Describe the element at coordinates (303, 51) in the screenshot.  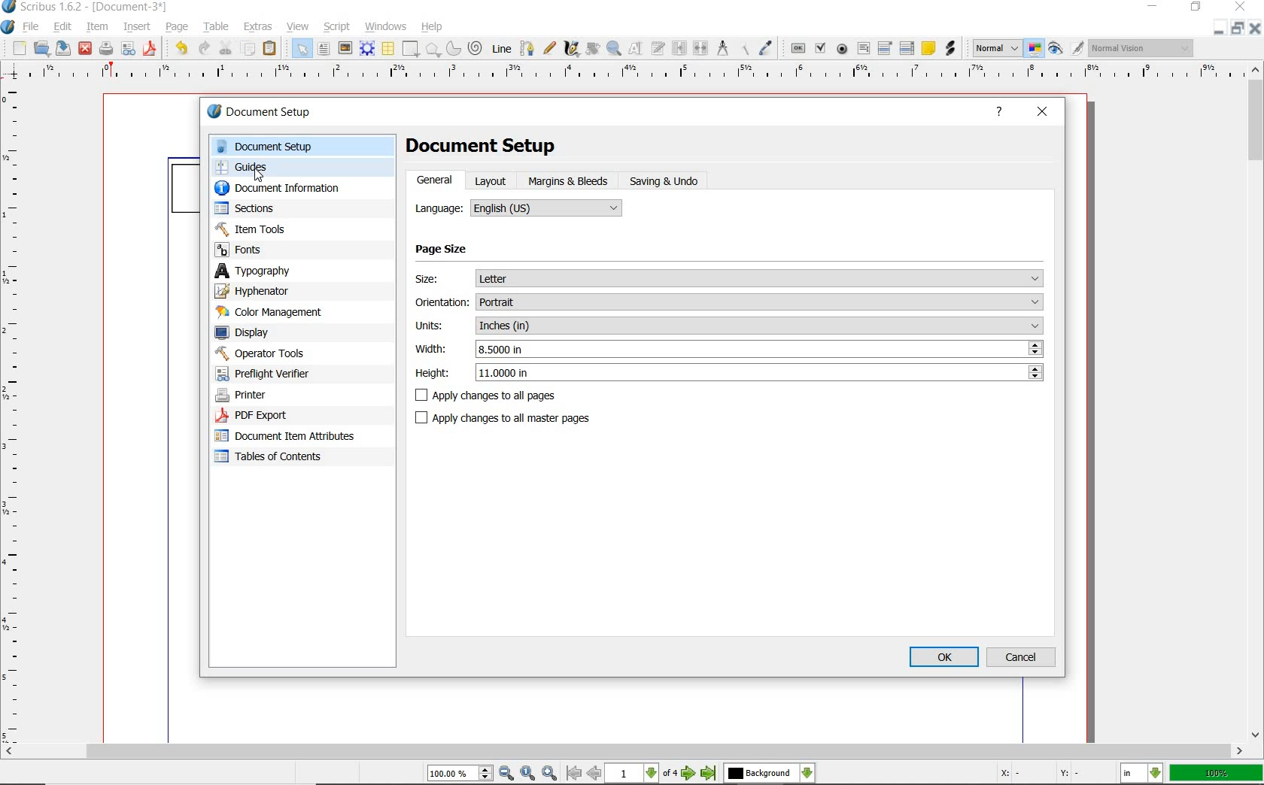
I see `select` at that location.